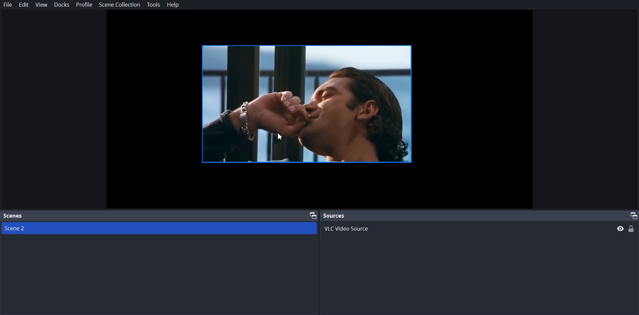  Describe the element at coordinates (62, 5) in the screenshot. I see `Docks` at that location.